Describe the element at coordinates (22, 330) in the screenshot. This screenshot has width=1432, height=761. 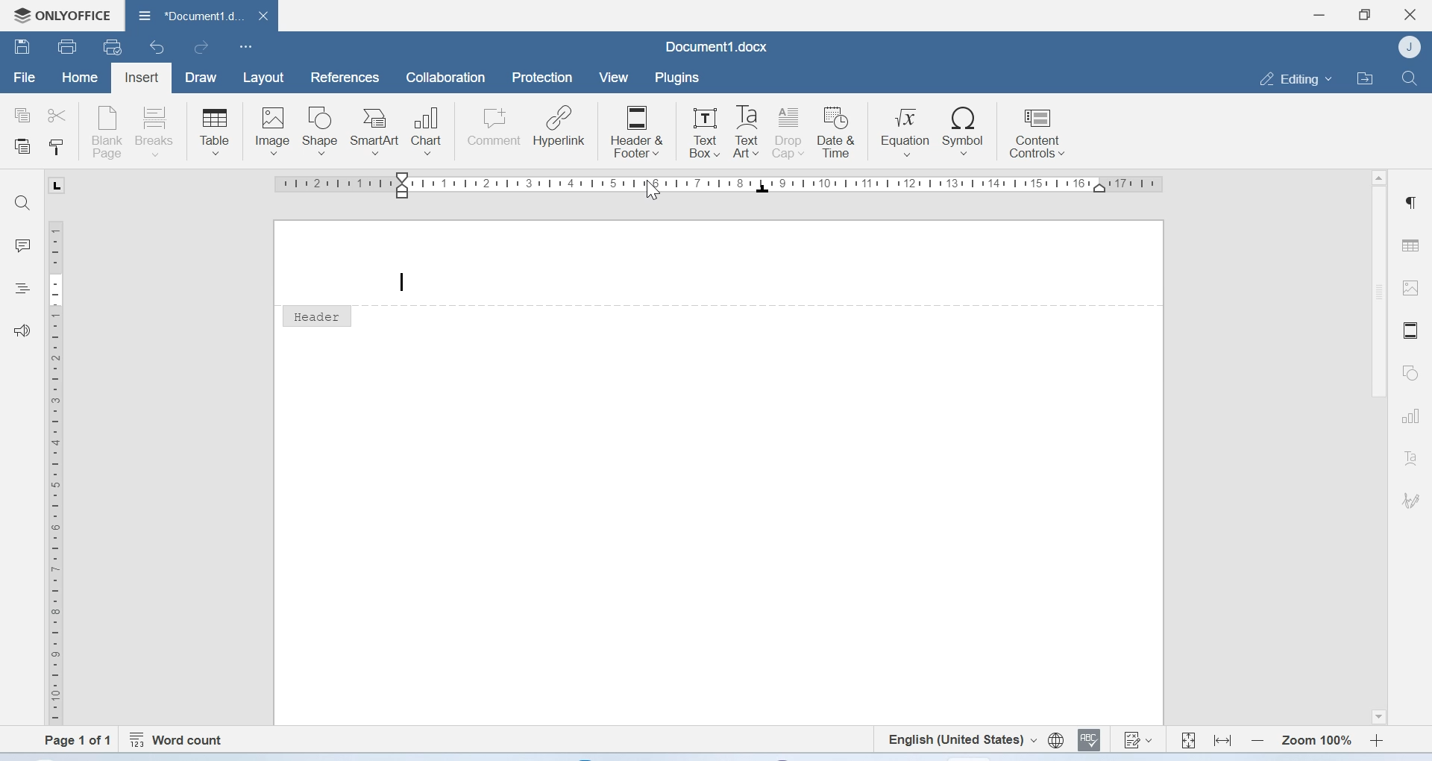
I see `Feedback and support` at that location.